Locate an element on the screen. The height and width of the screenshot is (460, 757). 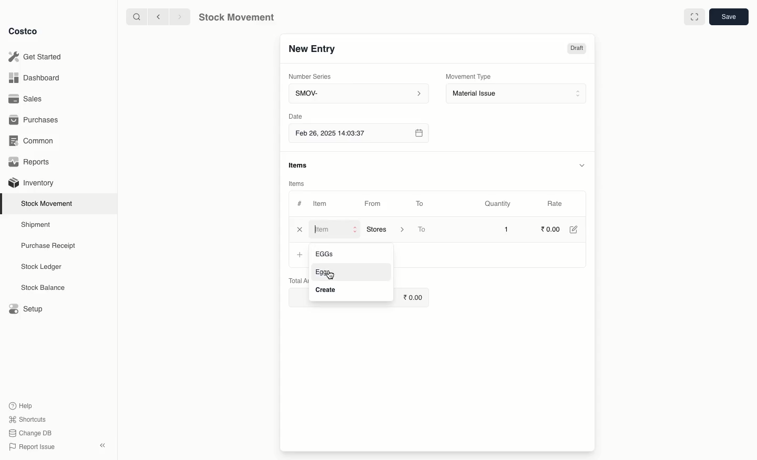
Full width toggle is located at coordinates (695, 17).